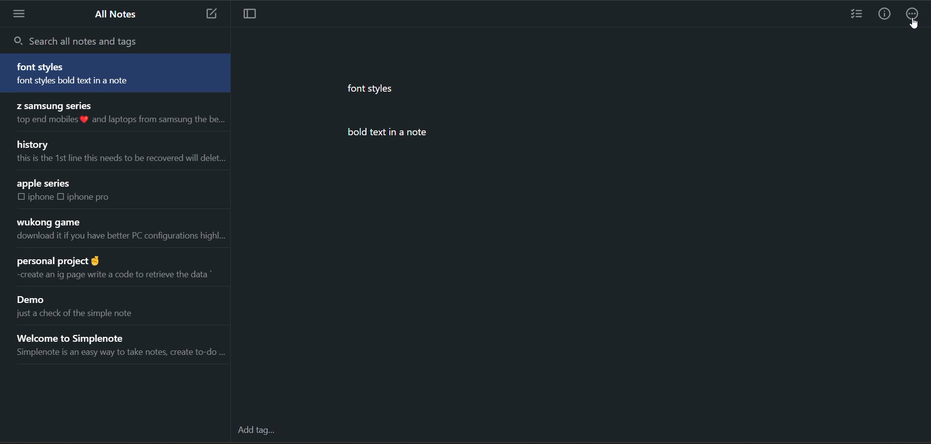 This screenshot has width=931, height=444. What do you see at coordinates (45, 184) in the screenshot?
I see `apple series` at bounding box center [45, 184].